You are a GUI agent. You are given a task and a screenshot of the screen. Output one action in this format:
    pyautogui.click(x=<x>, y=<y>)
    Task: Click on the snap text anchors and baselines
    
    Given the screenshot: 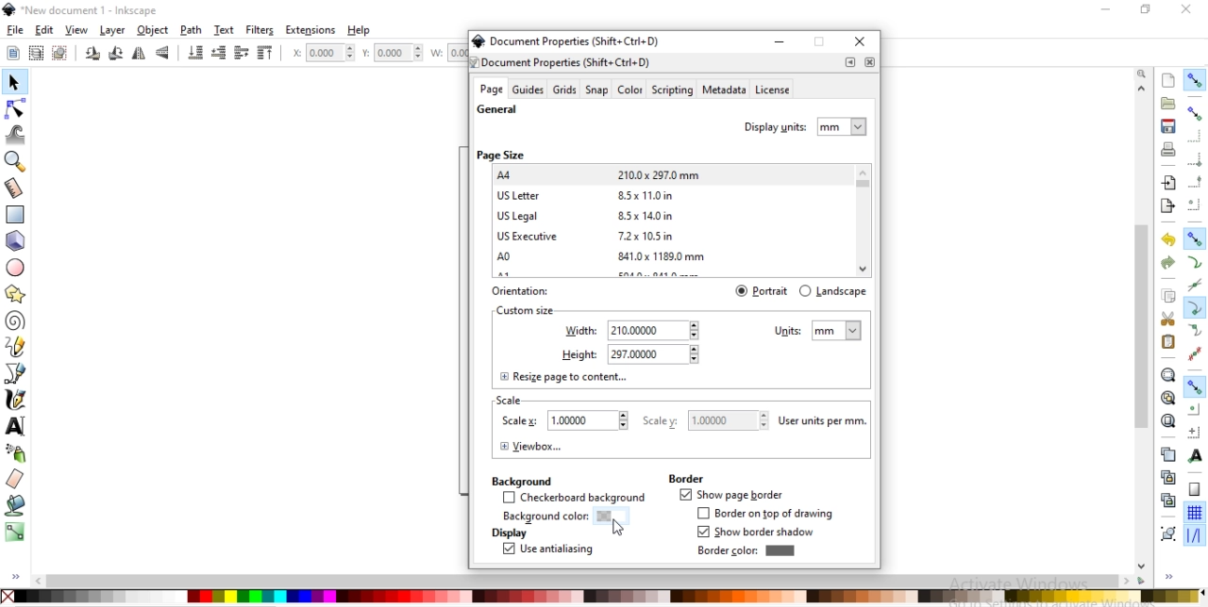 What is the action you would take?
    pyautogui.click(x=1193, y=455)
    